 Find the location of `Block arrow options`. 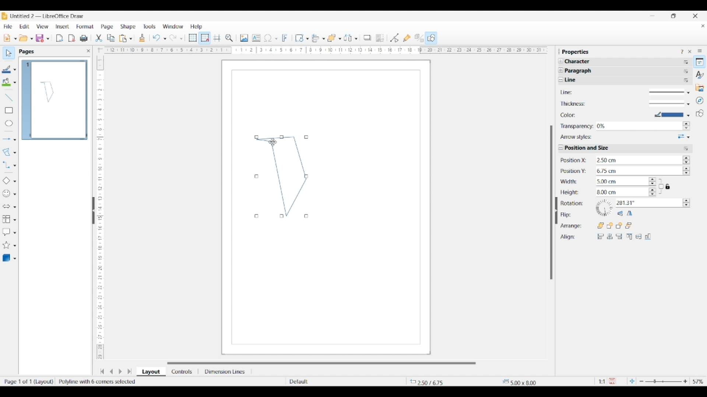

Block arrow options is located at coordinates (15, 207).